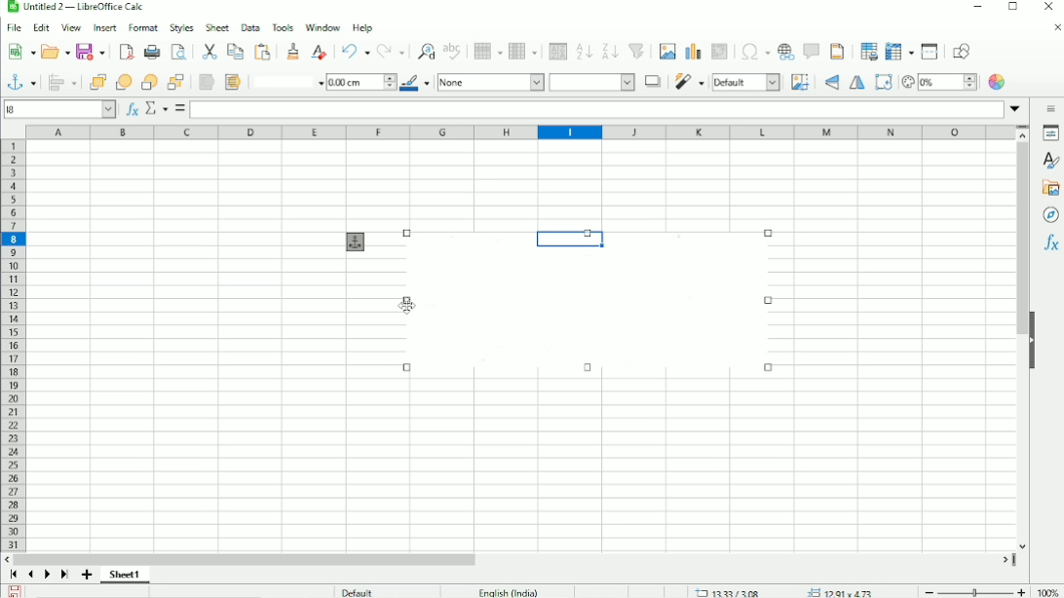  I want to click on Spell check, so click(453, 51).